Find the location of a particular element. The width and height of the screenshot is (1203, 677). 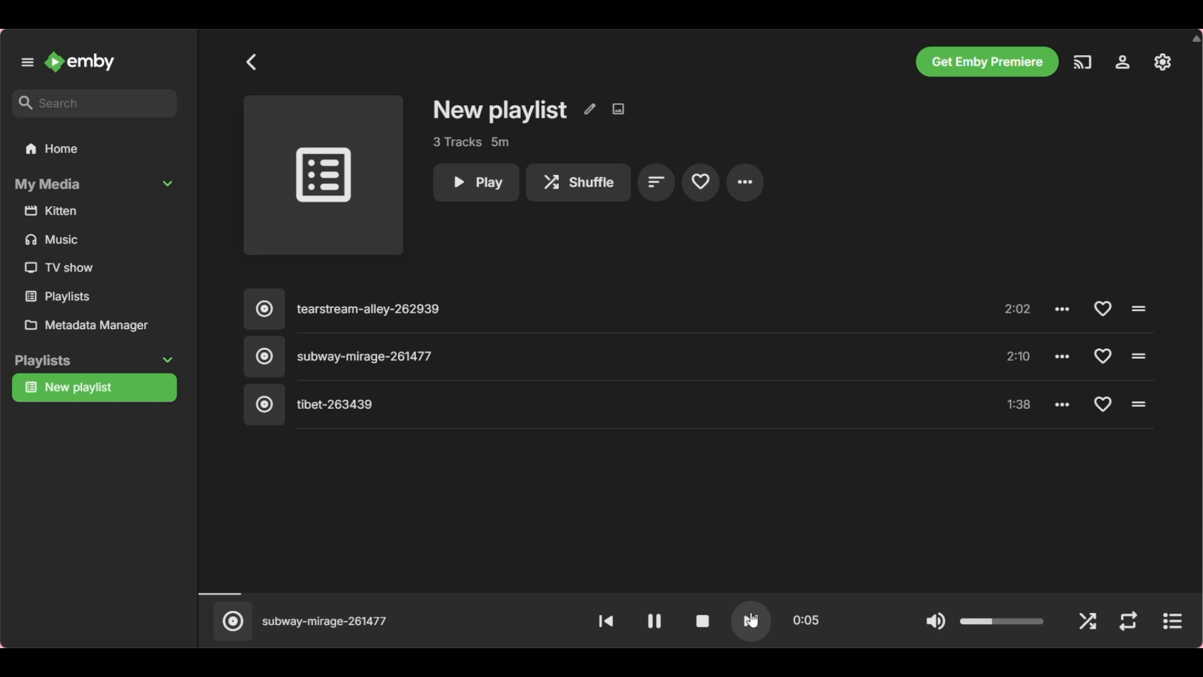

Sort by playlist order is located at coordinates (655, 182).